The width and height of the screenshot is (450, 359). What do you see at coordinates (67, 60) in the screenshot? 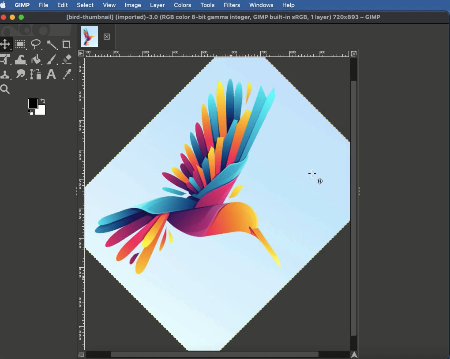
I see `Eraser` at bounding box center [67, 60].